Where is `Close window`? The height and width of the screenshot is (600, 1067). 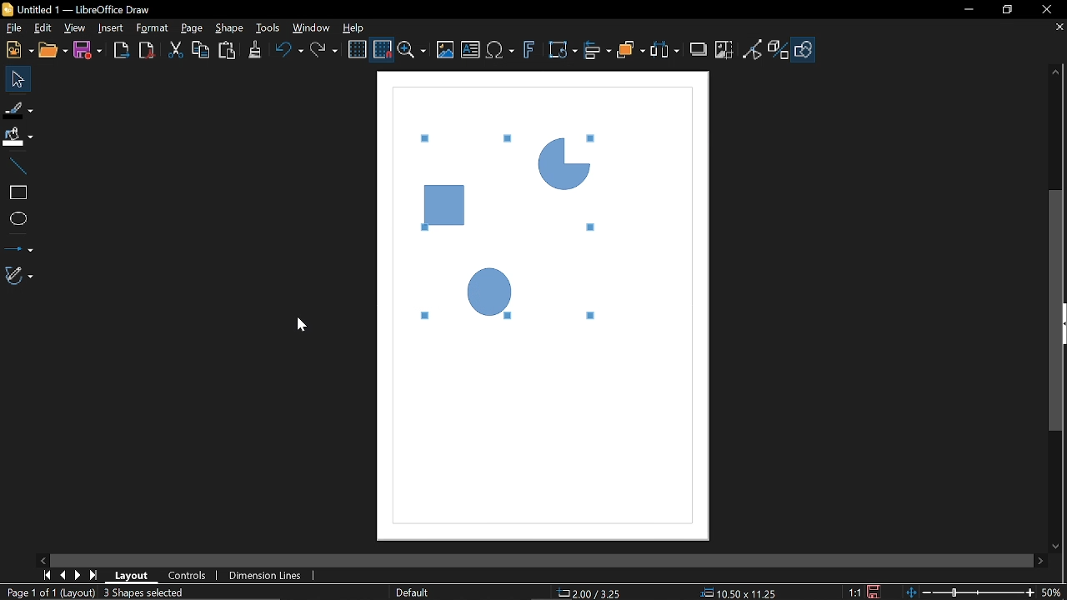
Close window is located at coordinates (1049, 10).